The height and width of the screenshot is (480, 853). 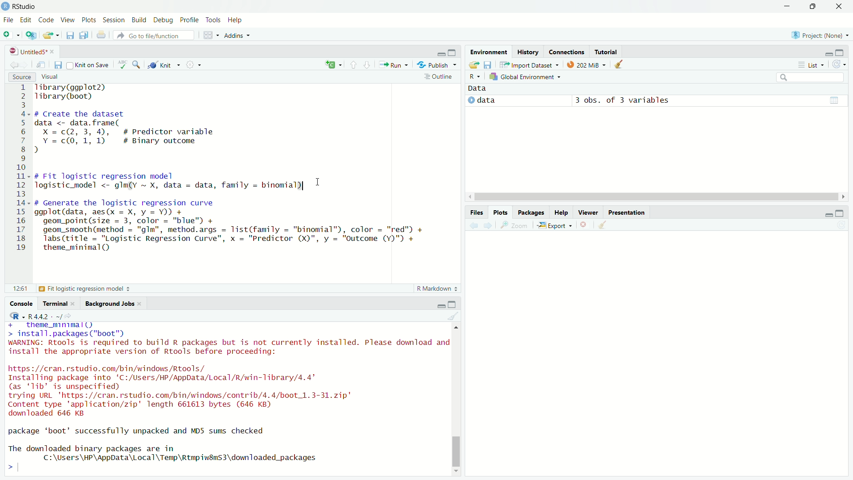 What do you see at coordinates (586, 224) in the screenshot?
I see `Remove current plot` at bounding box center [586, 224].